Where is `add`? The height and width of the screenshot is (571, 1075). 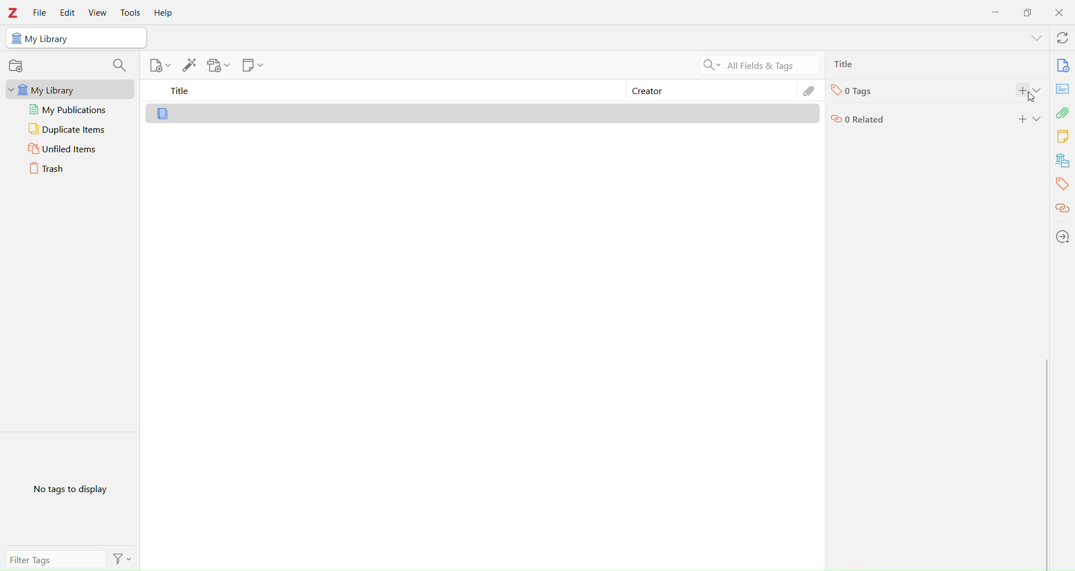 add is located at coordinates (1021, 120).